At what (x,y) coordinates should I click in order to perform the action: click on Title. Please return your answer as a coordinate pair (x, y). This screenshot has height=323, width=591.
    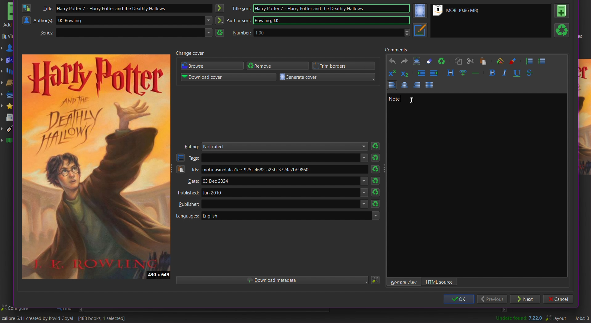
    Looking at the image, I should click on (49, 8).